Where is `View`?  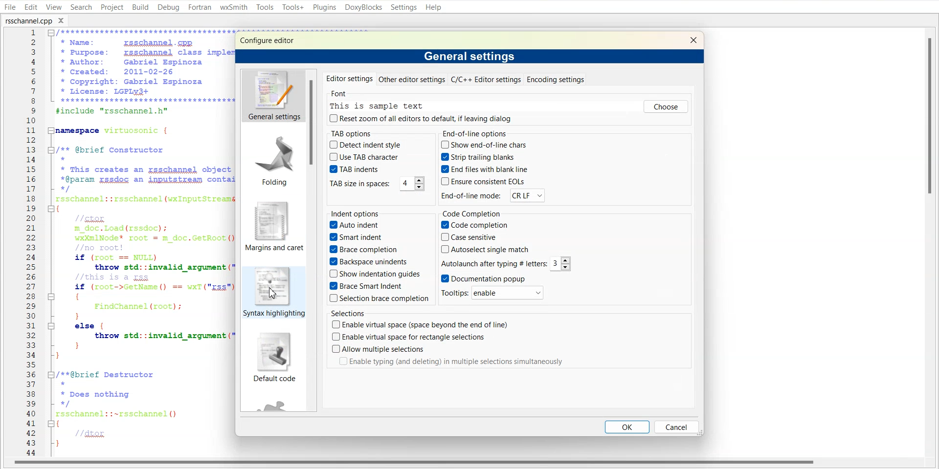 View is located at coordinates (53, 7).